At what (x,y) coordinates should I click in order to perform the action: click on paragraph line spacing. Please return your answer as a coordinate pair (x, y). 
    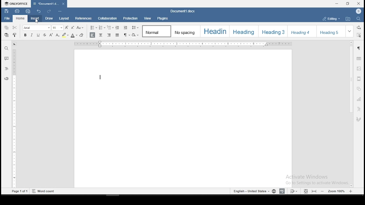
    Looking at the image, I should click on (135, 27).